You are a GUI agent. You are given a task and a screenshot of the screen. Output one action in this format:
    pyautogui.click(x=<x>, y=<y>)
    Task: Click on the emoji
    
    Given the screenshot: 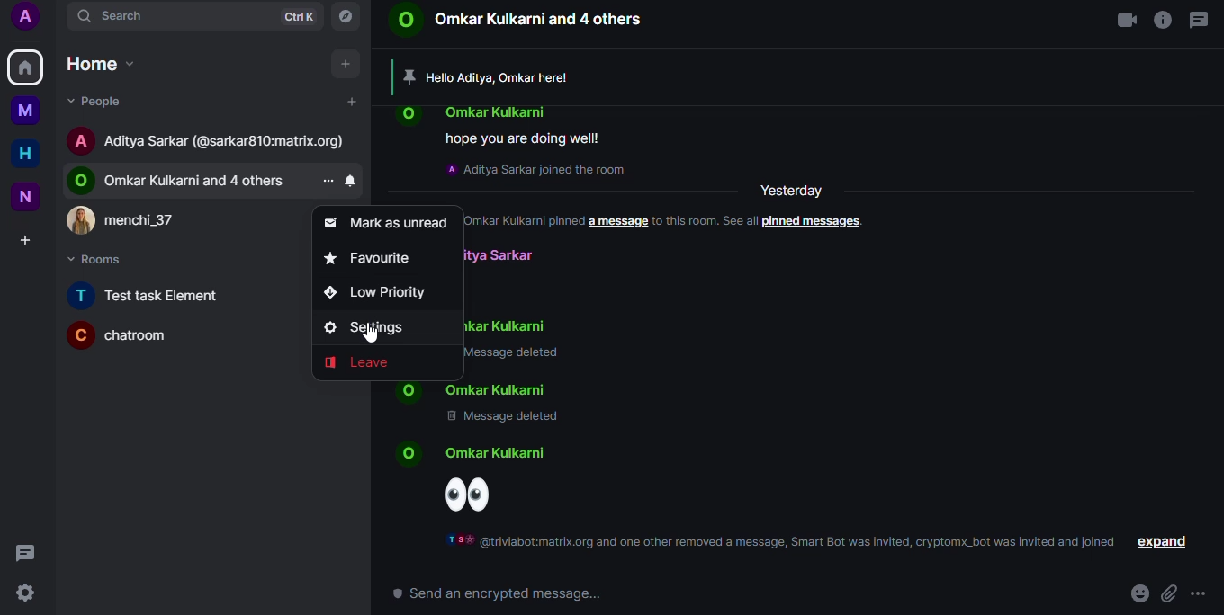 What is the action you would take?
    pyautogui.click(x=1139, y=592)
    